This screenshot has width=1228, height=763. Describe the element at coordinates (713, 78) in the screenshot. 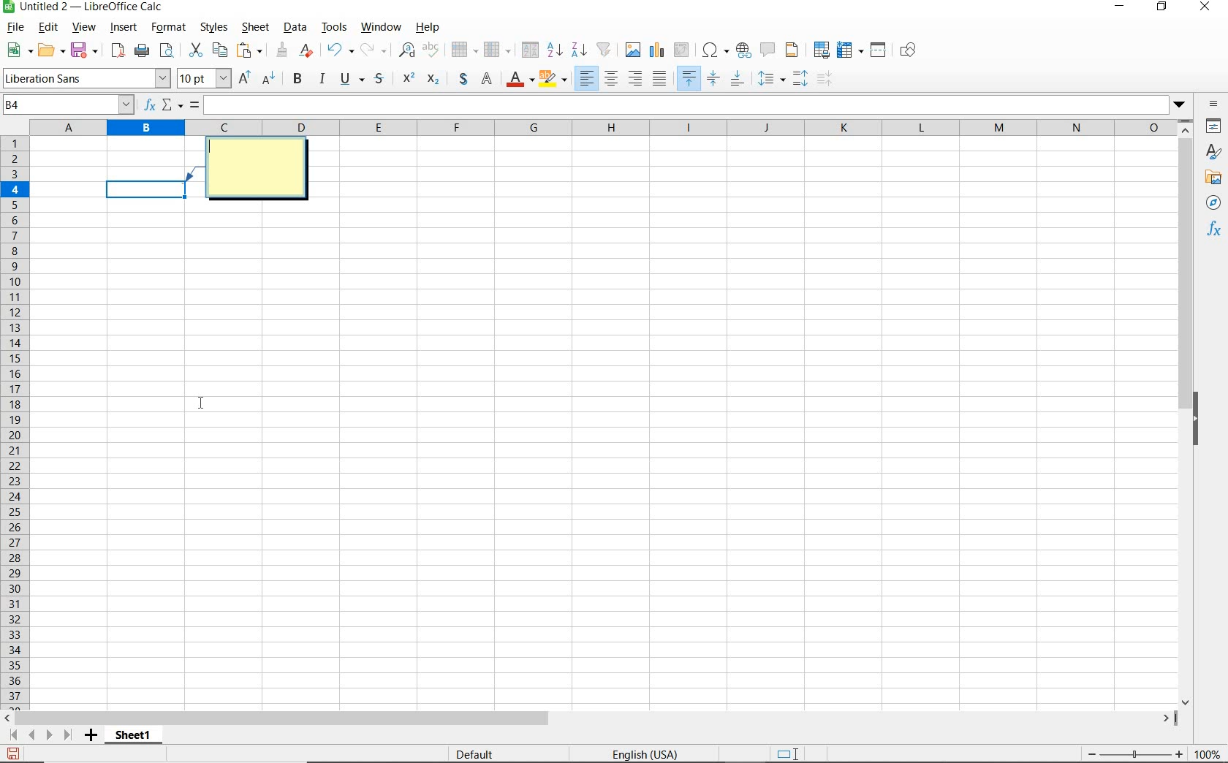

I see `center vertically` at that location.